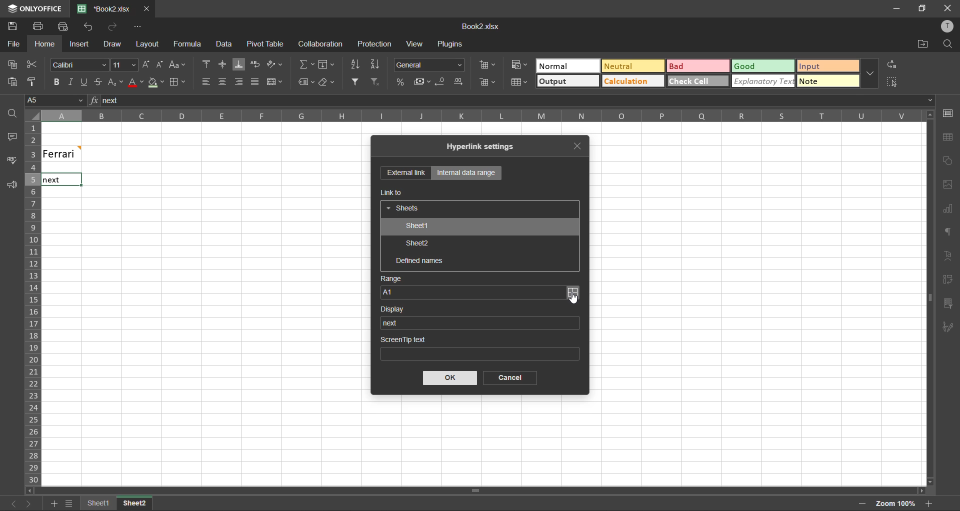 The width and height of the screenshot is (960, 511). Describe the element at coordinates (948, 186) in the screenshot. I see `image` at that location.